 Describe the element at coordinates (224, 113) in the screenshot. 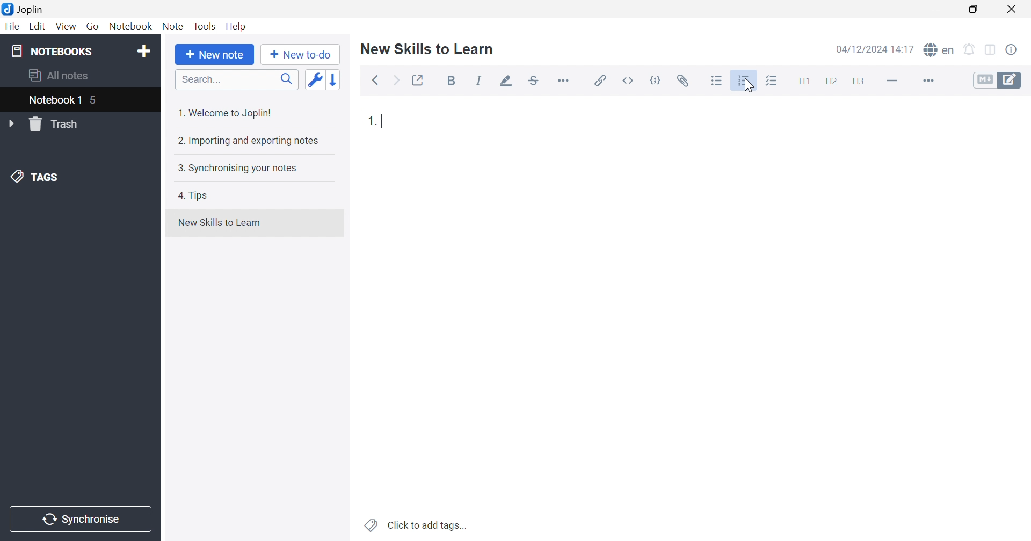

I see `1. Welcome to Joplin` at that location.